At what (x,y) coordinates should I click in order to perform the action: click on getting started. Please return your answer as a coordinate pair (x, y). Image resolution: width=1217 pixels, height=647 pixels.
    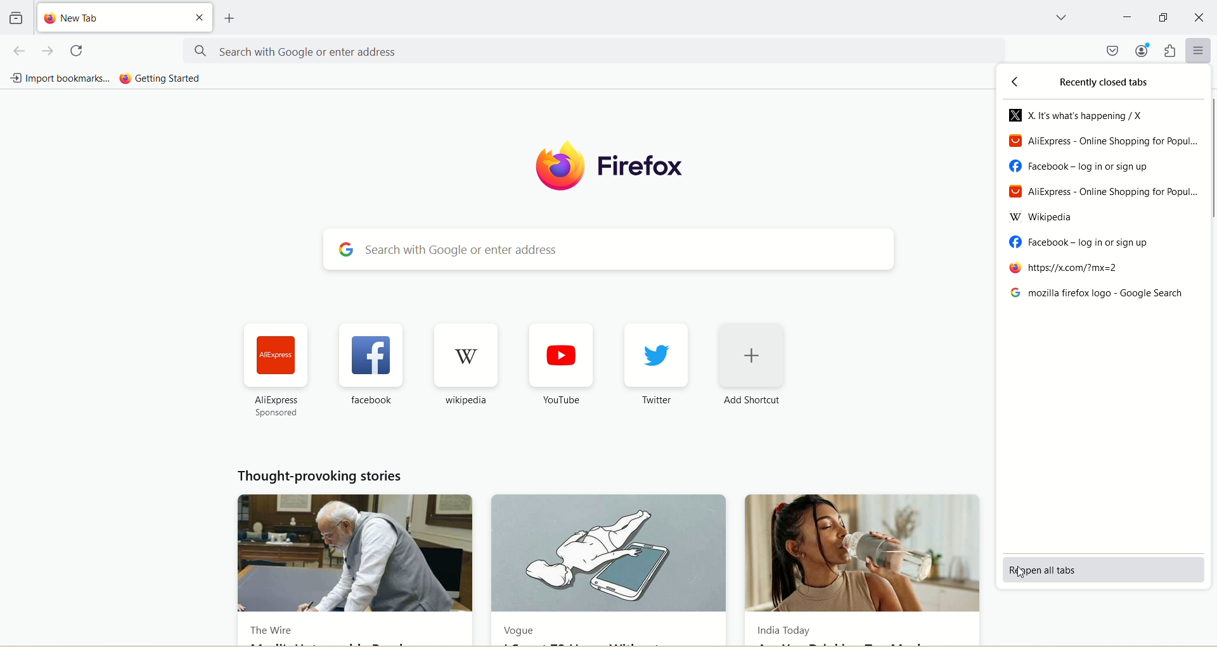
    Looking at the image, I should click on (164, 79).